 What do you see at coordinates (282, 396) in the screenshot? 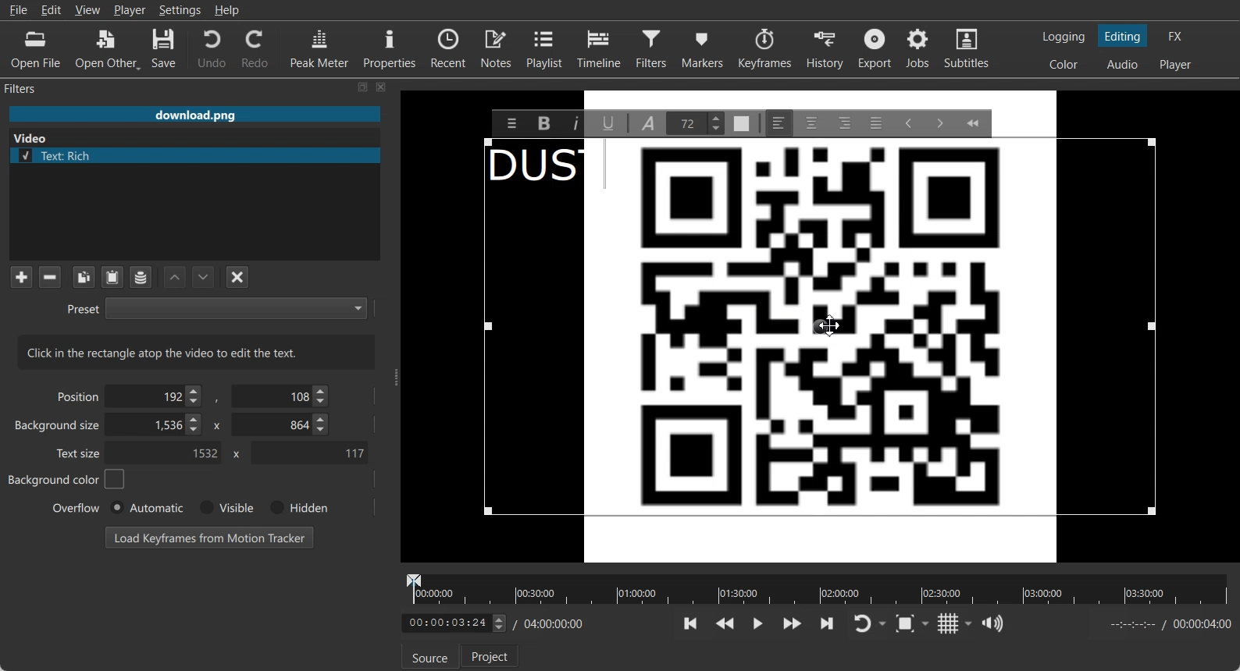
I see `Position Y- Coordinate` at bounding box center [282, 396].